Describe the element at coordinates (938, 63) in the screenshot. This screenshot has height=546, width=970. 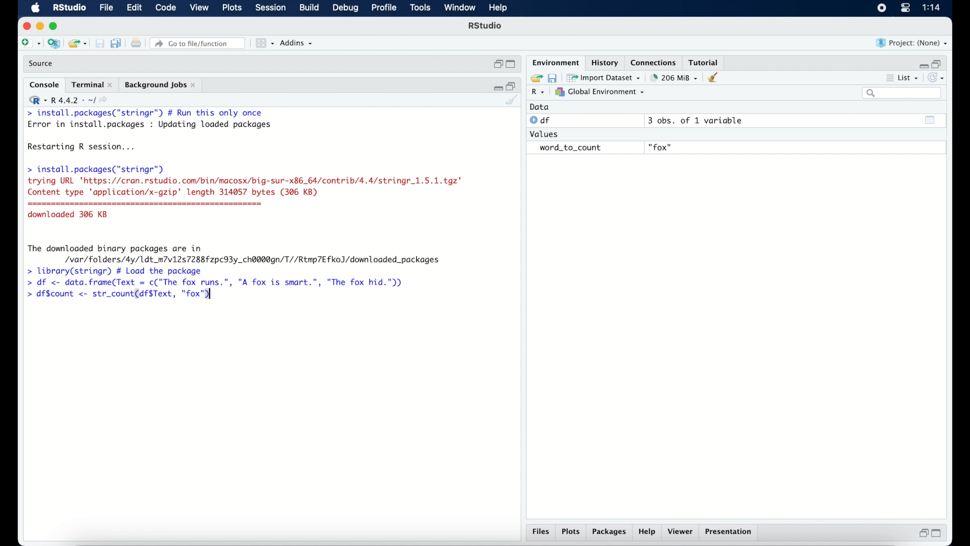
I see `restore down` at that location.